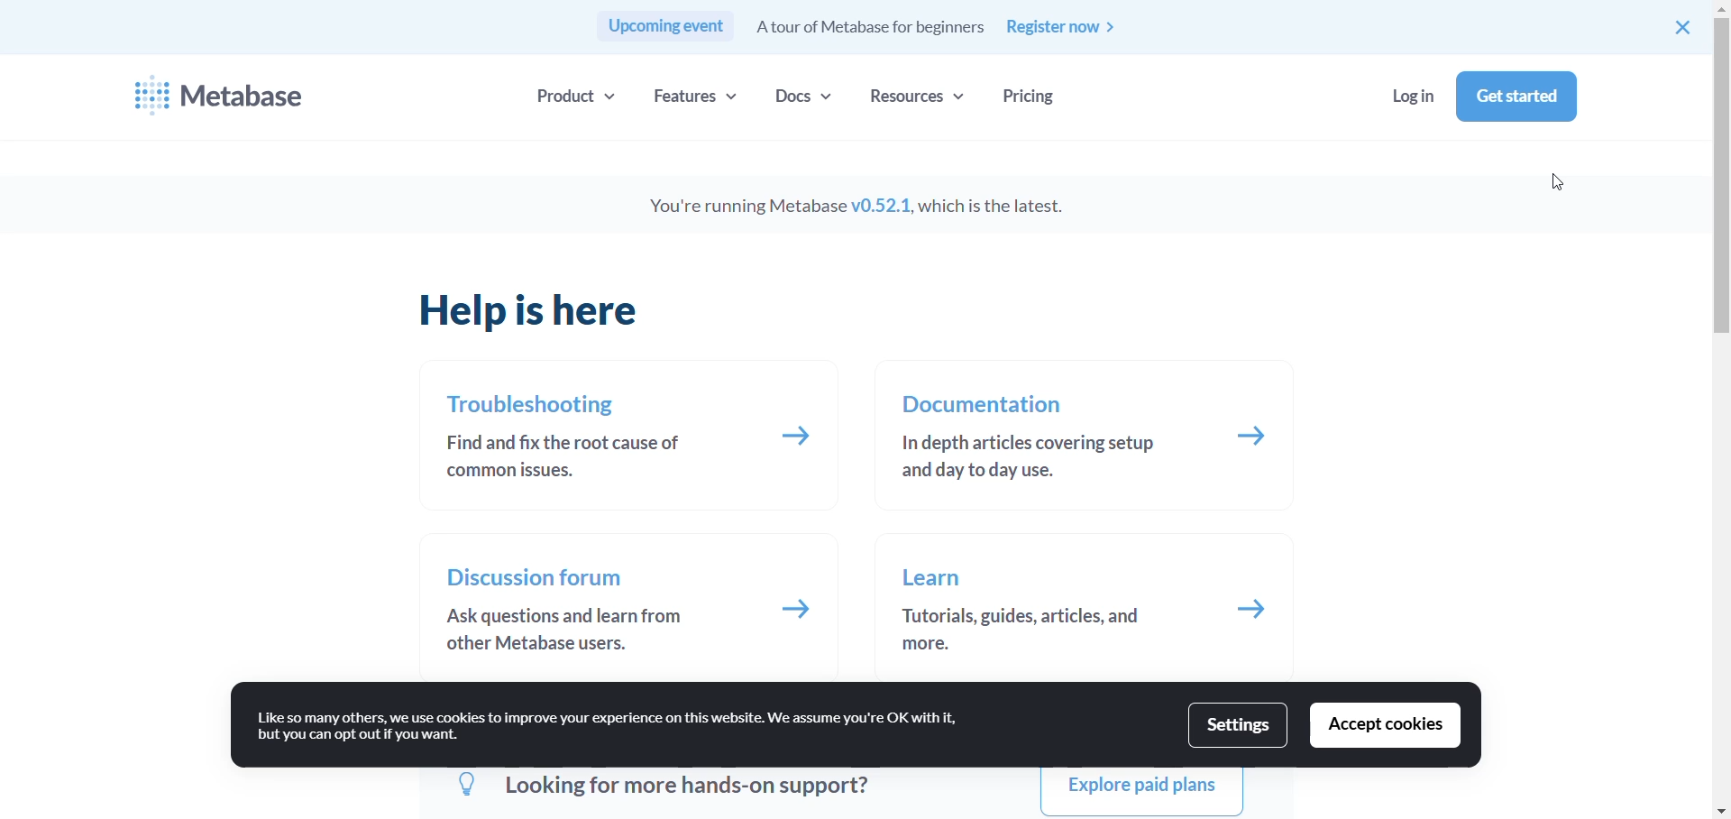 This screenshot has height=819, width=1731. I want to click on register now, so click(1075, 29).